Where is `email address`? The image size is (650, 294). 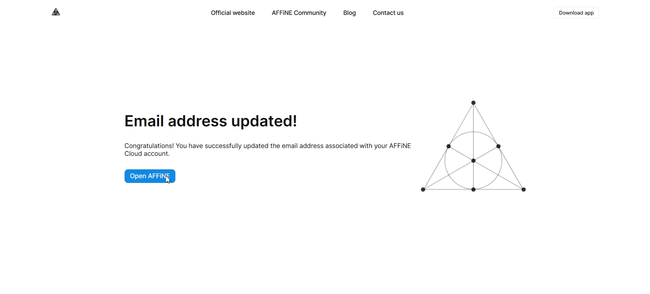 email address is located at coordinates (211, 121).